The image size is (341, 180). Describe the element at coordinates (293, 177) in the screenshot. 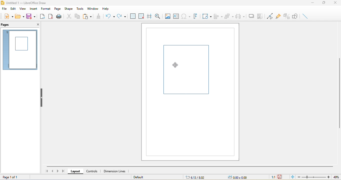

I see `fit to the current window` at that location.